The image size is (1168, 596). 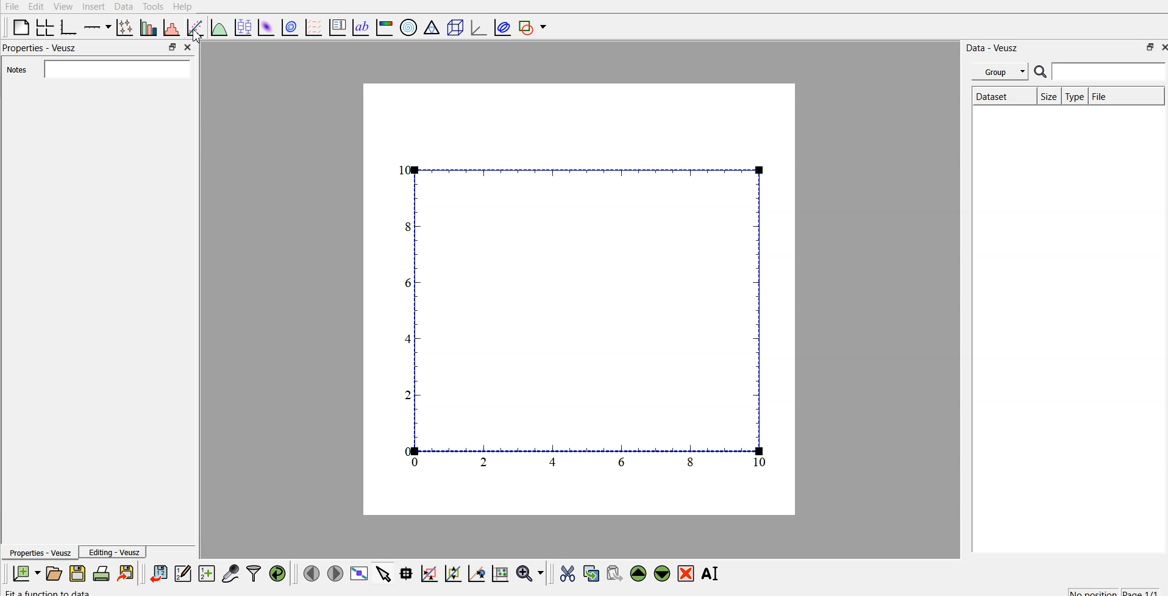 I want to click on click to recenter graph axes, so click(x=478, y=574).